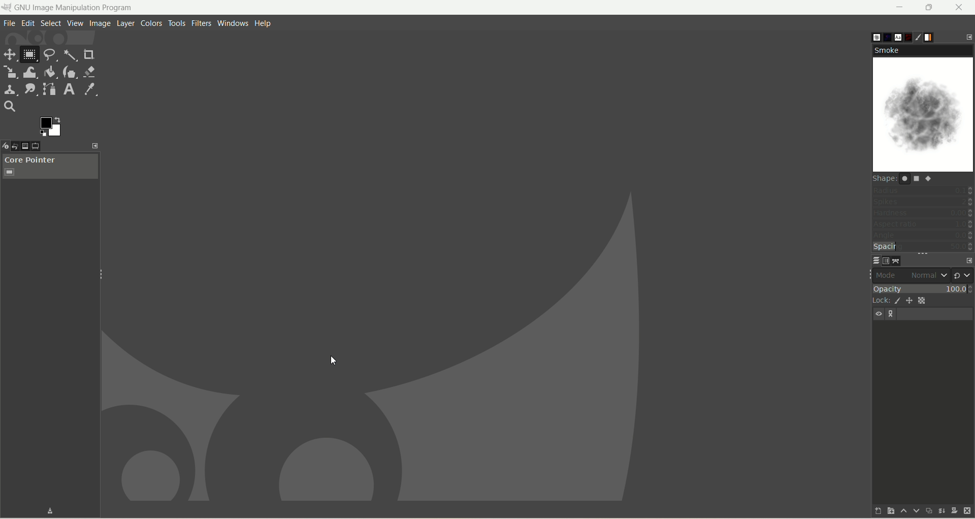 The height and width of the screenshot is (519, 975). Describe the element at coordinates (896, 37) in the screenshot. I see `font` at that location.